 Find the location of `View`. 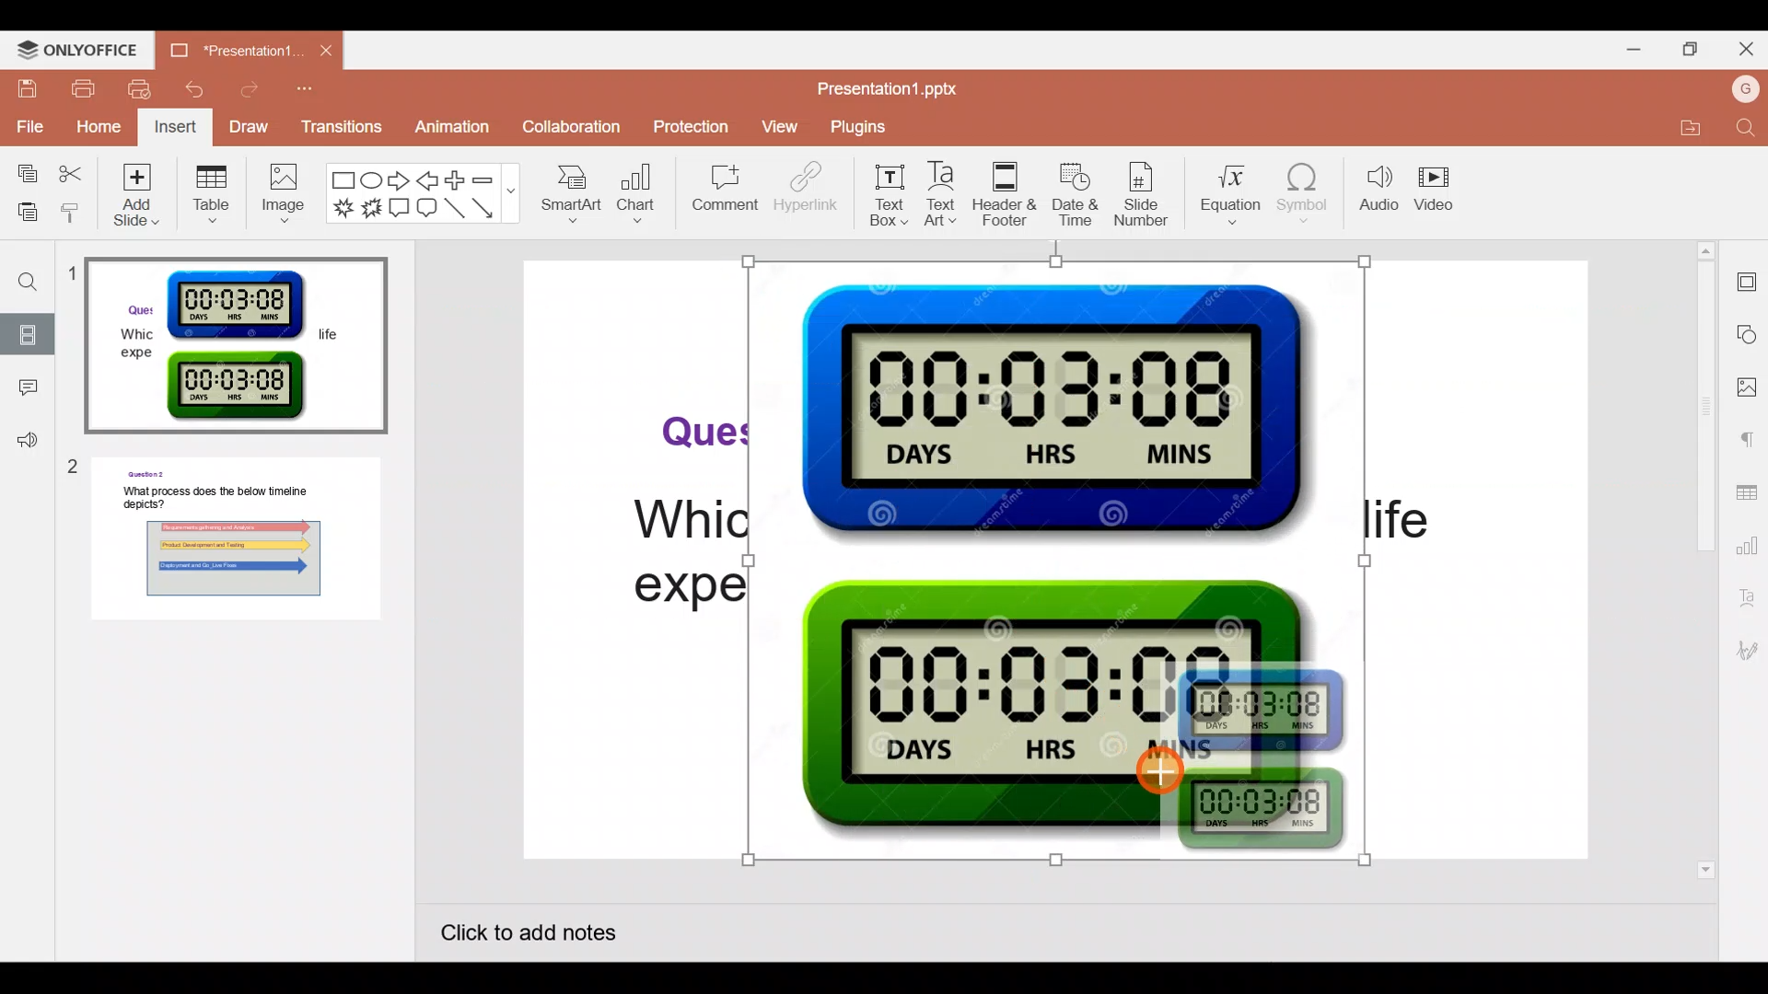

View is located at coordinates (779, 129).